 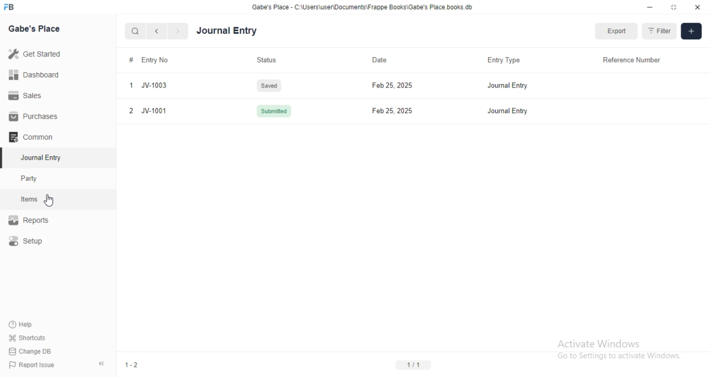 I want to click on JV-1001, so click(x=153, y=110).